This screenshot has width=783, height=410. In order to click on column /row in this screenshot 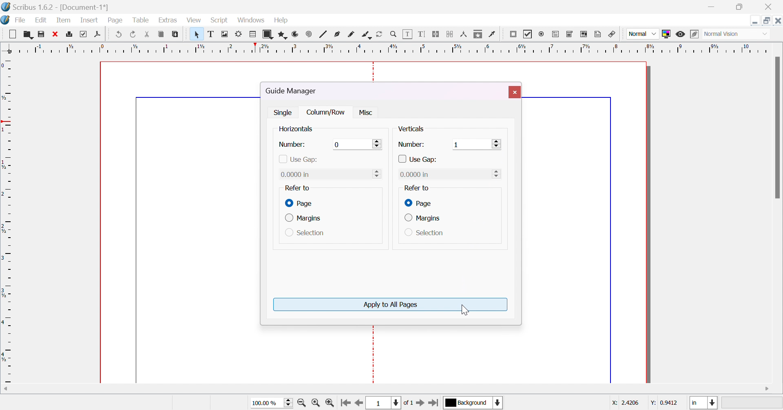, I will do `click(327, 112)`.